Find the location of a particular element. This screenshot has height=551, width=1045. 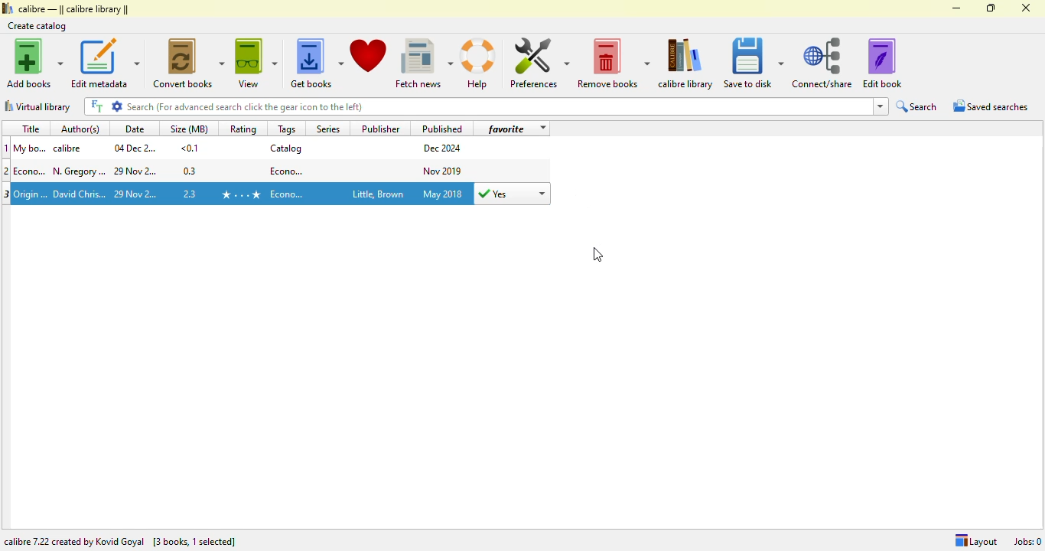

date is located at coordinates (135, 148).